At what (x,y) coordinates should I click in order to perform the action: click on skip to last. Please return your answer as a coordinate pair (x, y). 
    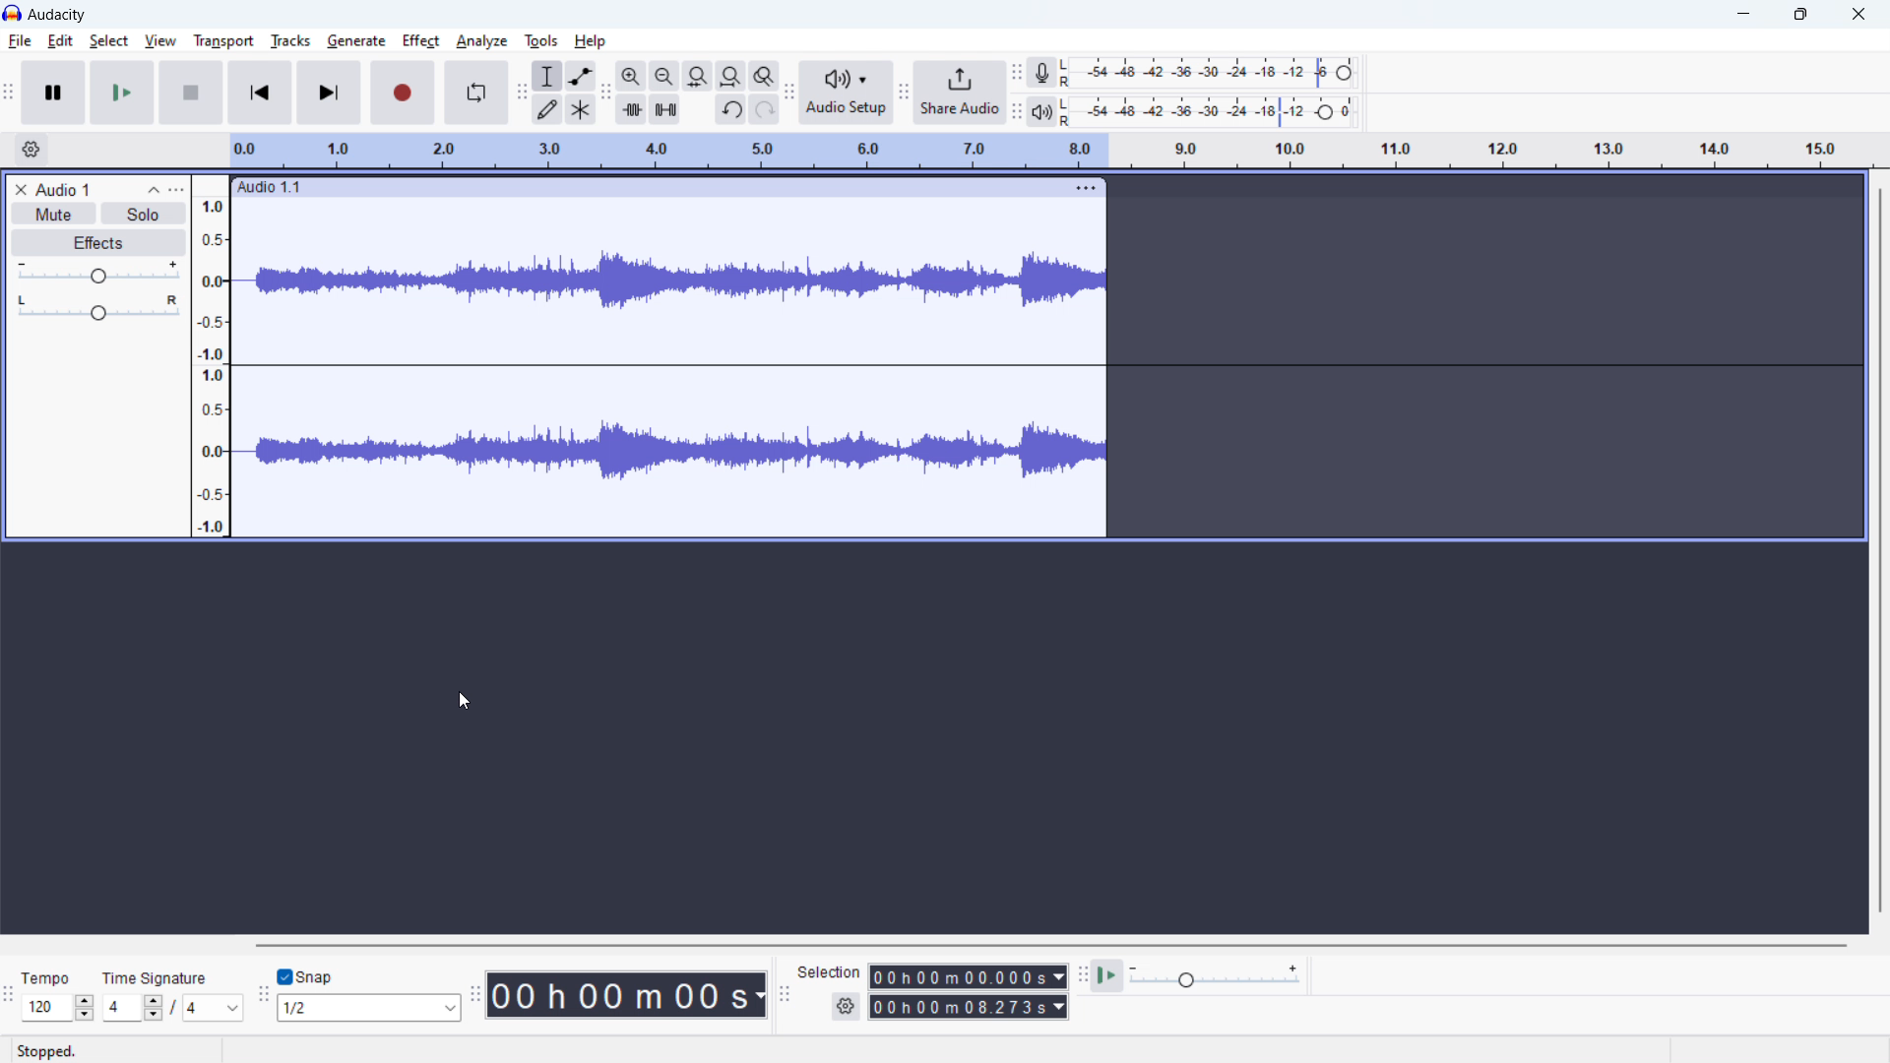
    Looking at the image, I should click on (331, 92).